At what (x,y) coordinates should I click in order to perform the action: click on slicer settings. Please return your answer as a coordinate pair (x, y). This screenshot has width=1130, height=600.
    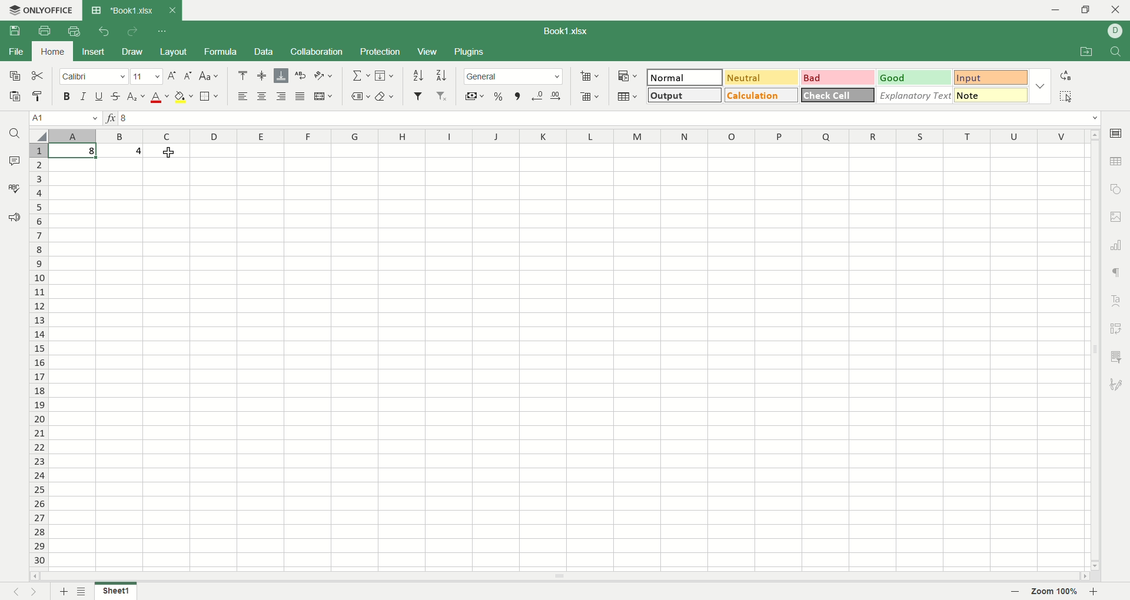
    Looking at the image, I should click on (1116, 358).